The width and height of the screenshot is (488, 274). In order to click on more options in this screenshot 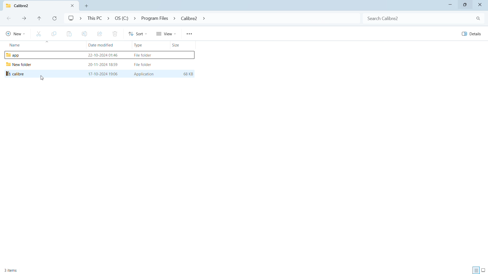, I will do `click(189, 33)`.